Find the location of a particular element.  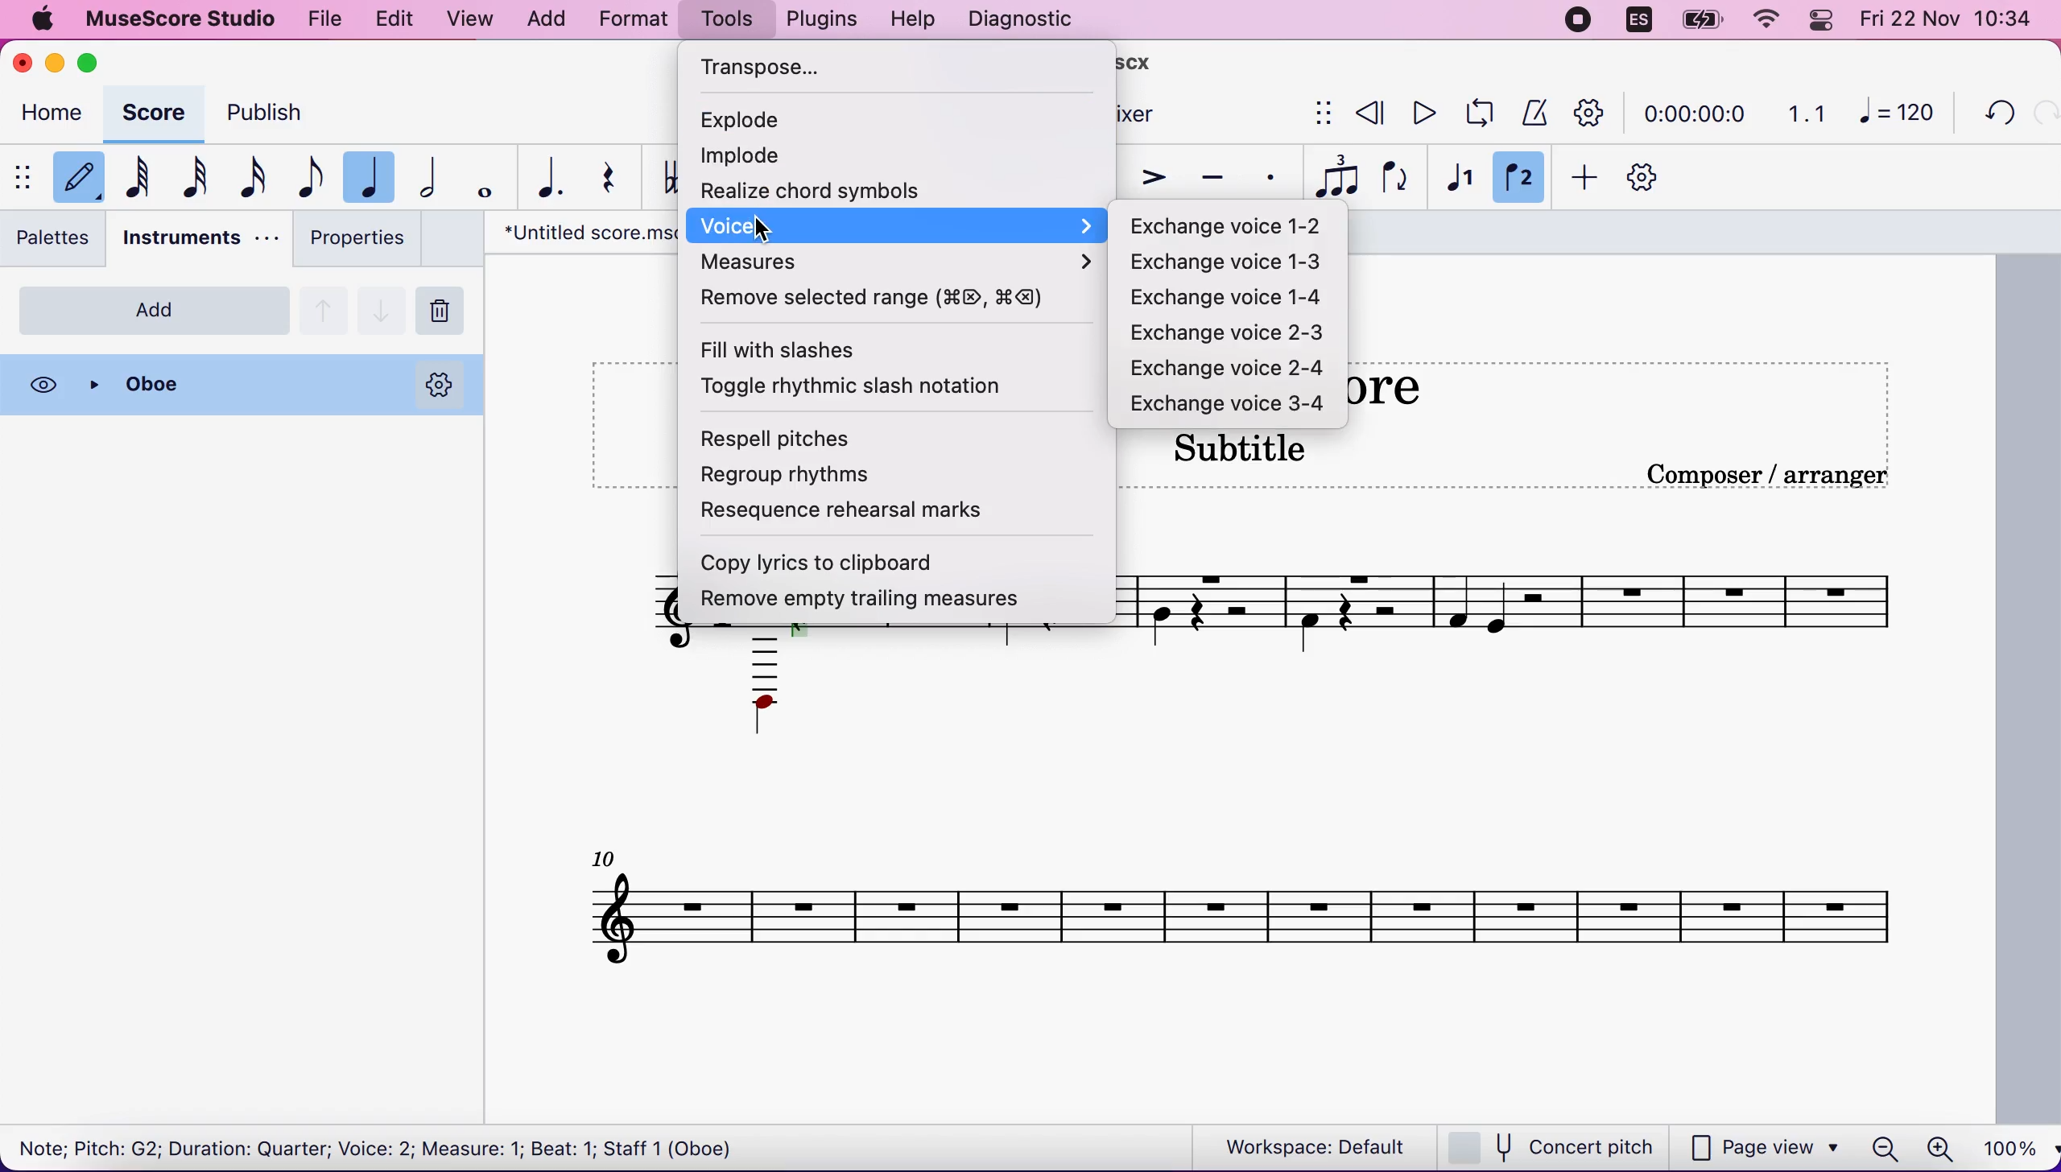

voice 2 is located at coordinates (1525, 177).